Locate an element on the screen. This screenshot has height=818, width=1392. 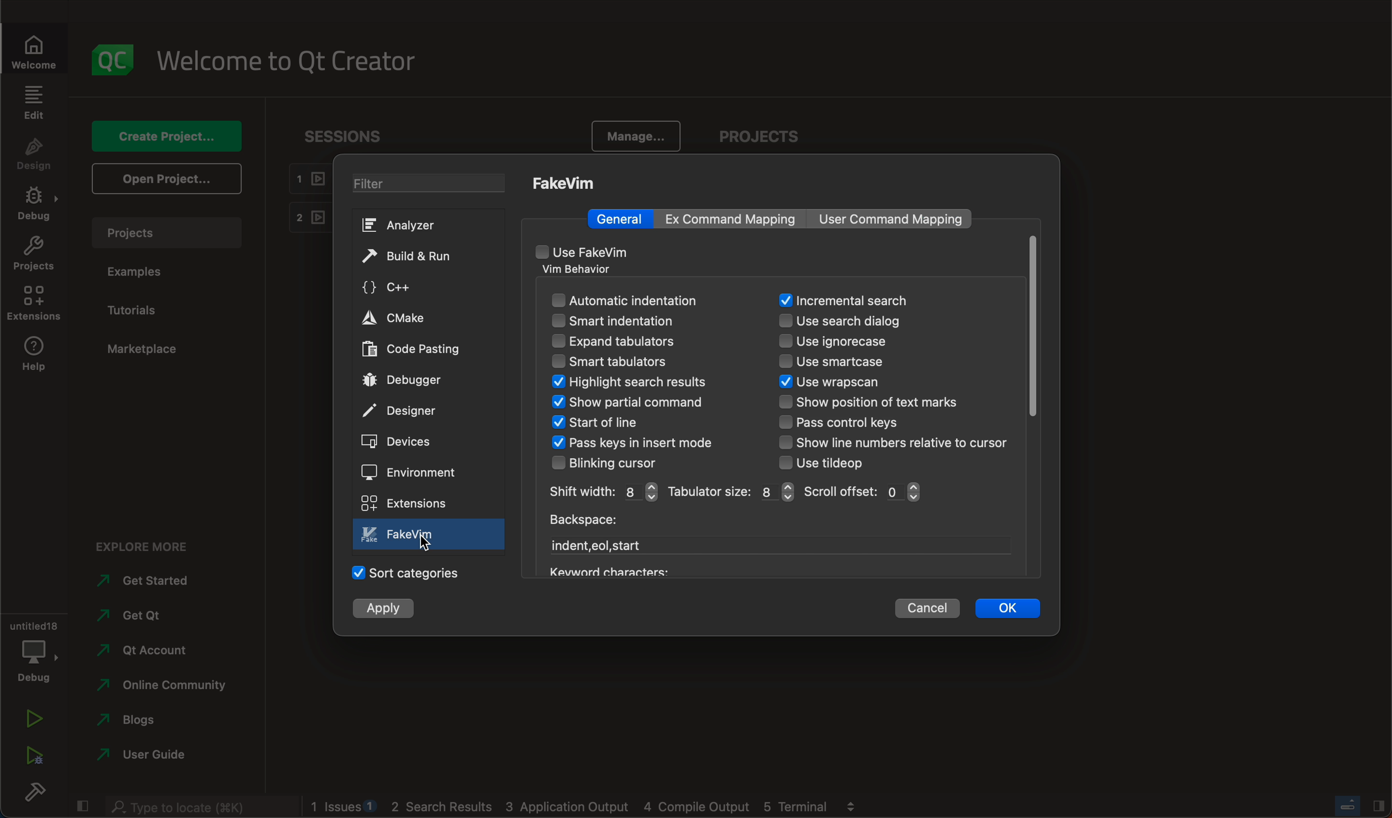
command mapping is located at coordinates (893, 220).